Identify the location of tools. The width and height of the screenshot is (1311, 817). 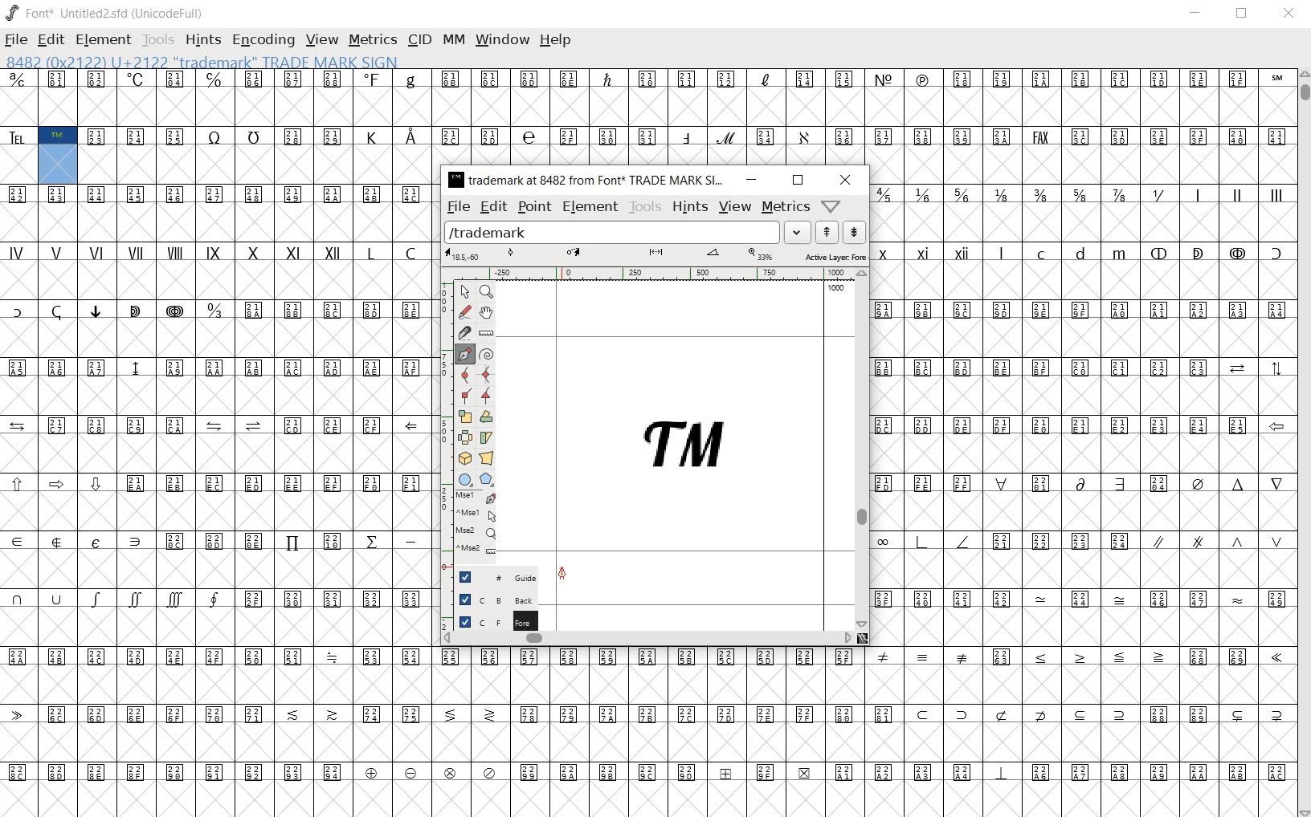
(643, 207).